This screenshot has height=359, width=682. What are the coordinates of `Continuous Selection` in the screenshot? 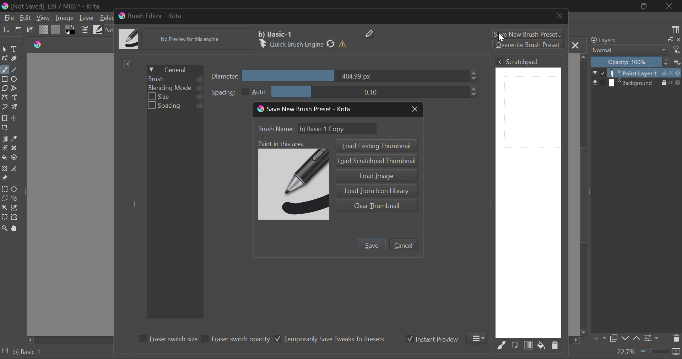 It's located at (4, 208).